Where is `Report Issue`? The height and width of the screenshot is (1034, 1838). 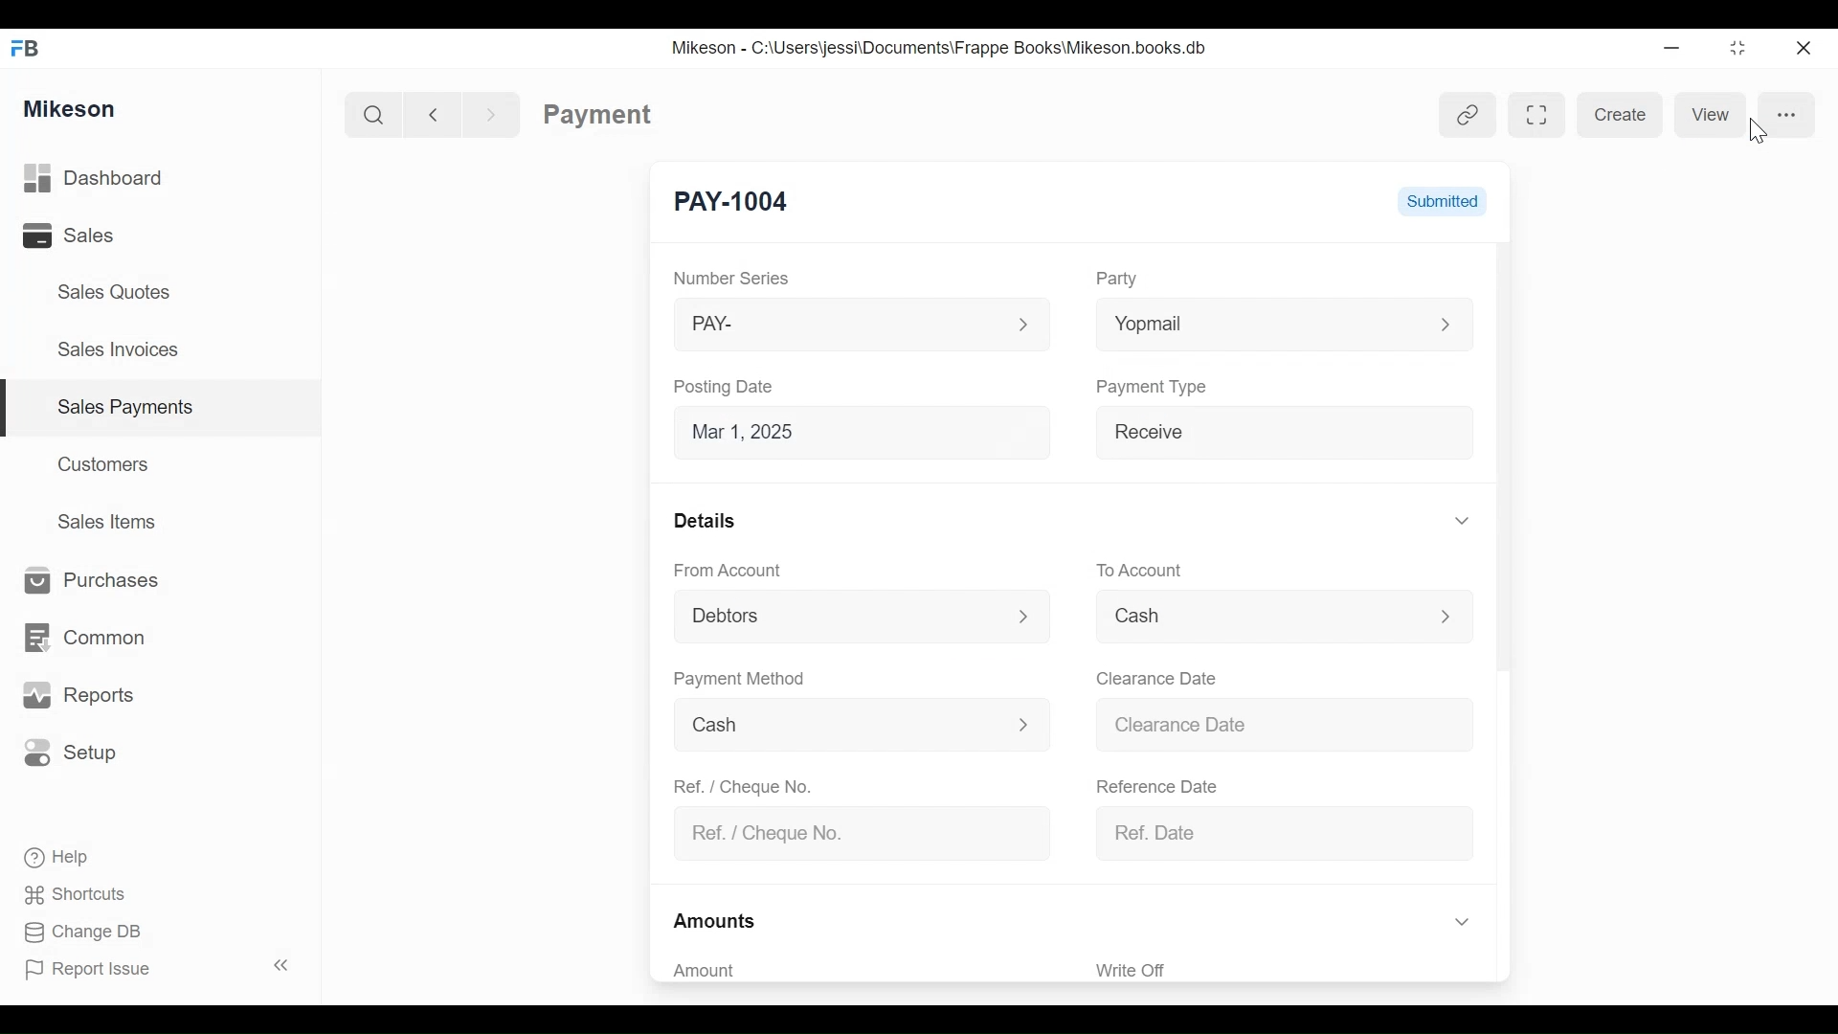
Report Issue is located at coordinates (97, 970).